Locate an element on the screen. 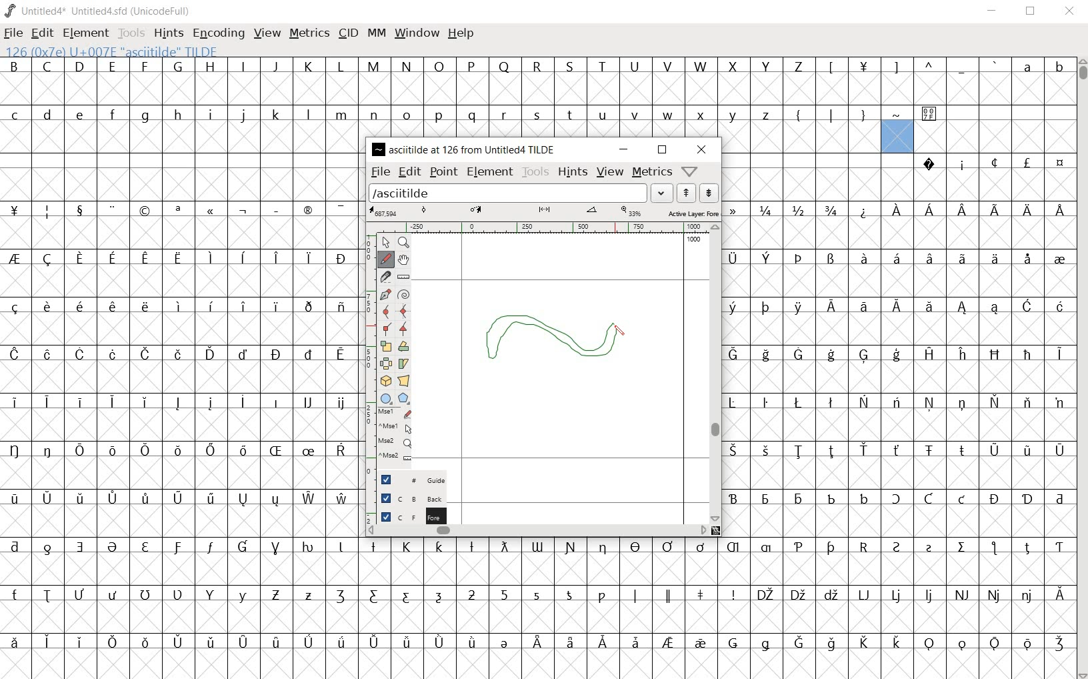 This screenshot has height=679, width=1088. foreground is located at coordinates (406, 516).